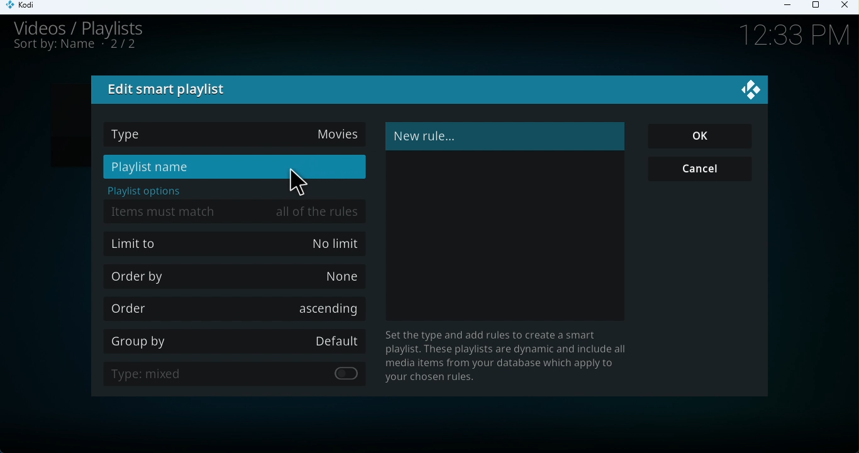  What do you see at coordinates (301, 182) in the screenshot?
I see `Cursor` at bounding box center [301, 182].